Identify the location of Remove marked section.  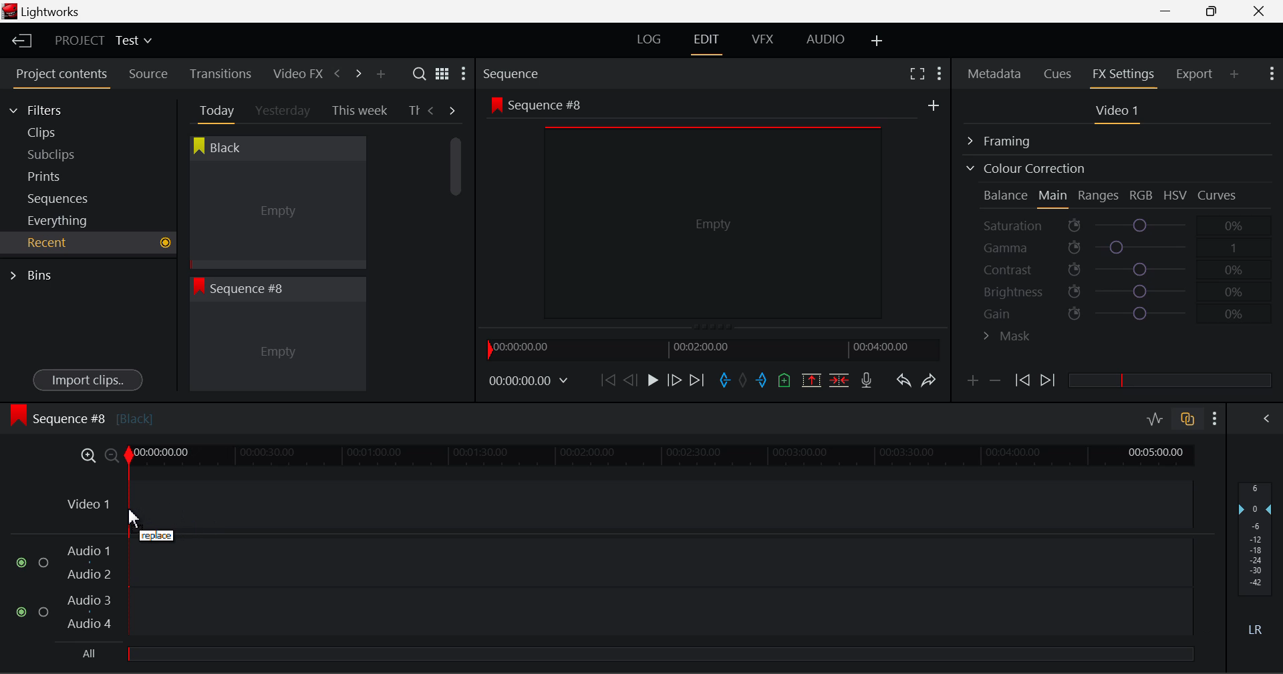
(811, 379).